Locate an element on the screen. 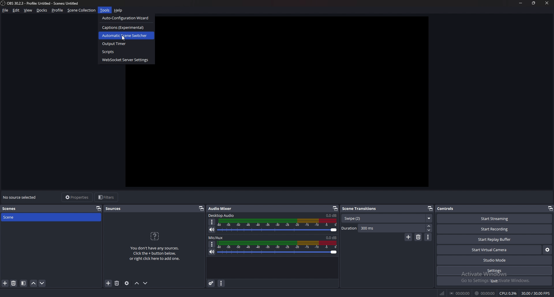  remove transition is located at coordinates (419, 237).